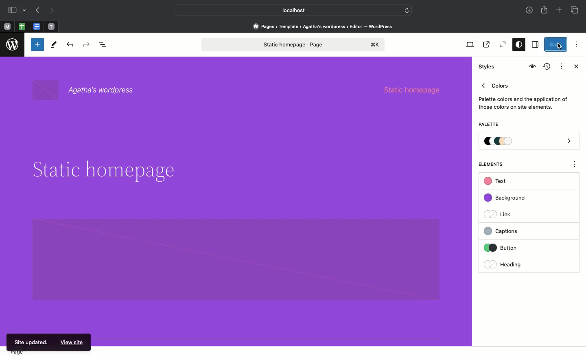 This screenshot has width=586, height=356. I want to click on Colors, so click(523, 94).